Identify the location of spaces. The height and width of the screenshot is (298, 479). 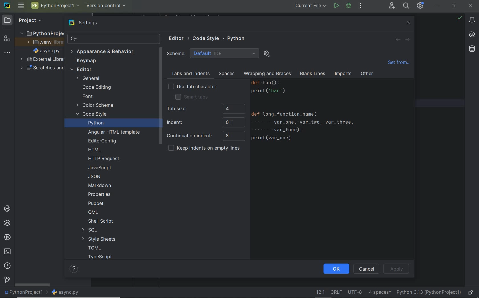
(226, 74).